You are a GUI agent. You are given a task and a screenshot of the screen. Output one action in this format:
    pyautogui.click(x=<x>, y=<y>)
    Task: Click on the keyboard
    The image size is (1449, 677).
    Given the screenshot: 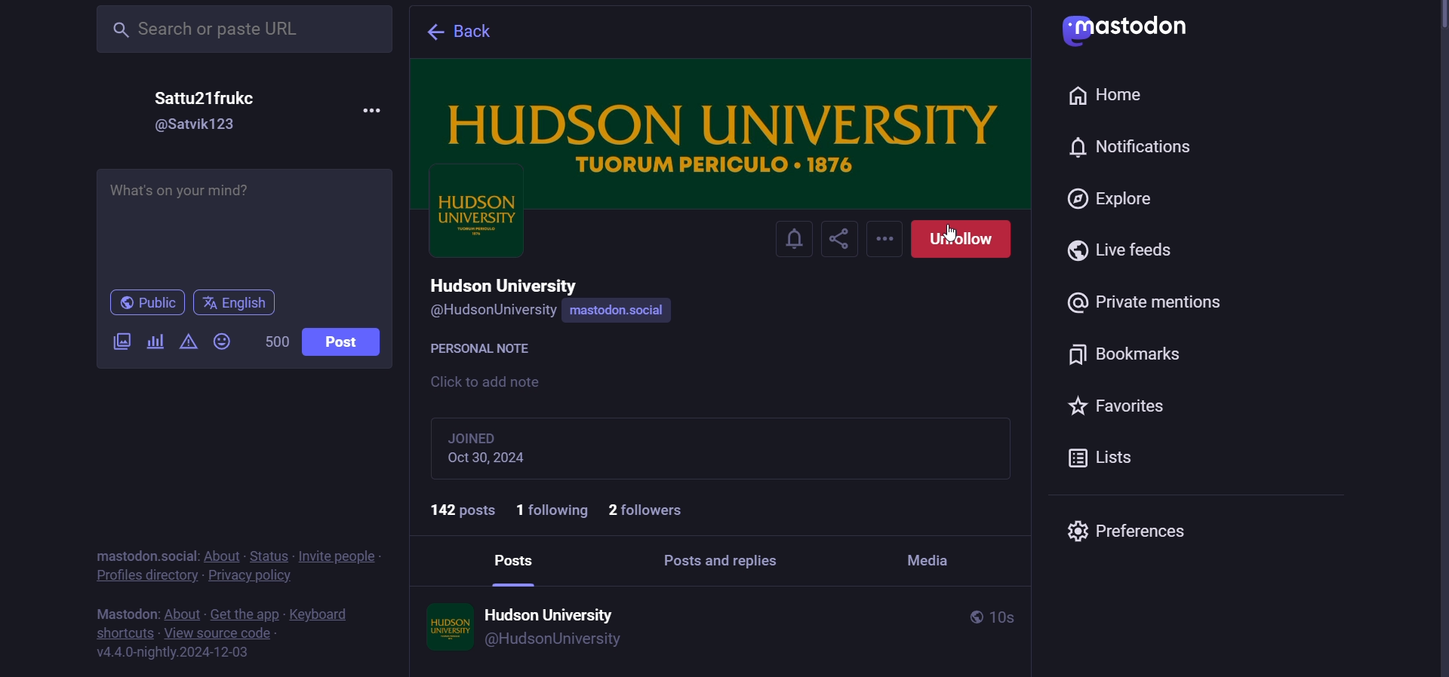 What is the action you would take?
    pyautogui.click(x=321, y=614)
    